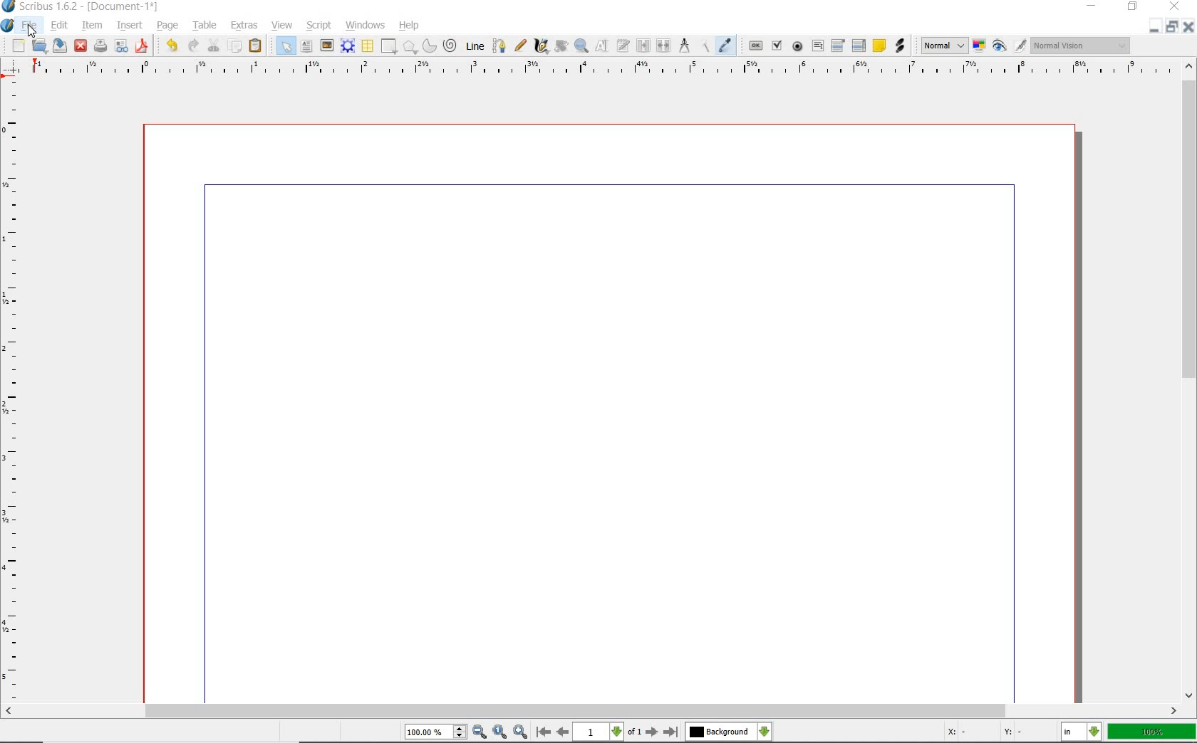 This screenshot has height=743, width=1197. What do you see at coordinates (777, 45) in the screenshot?
I see `pdf check box` at bounding box center [777, 45].